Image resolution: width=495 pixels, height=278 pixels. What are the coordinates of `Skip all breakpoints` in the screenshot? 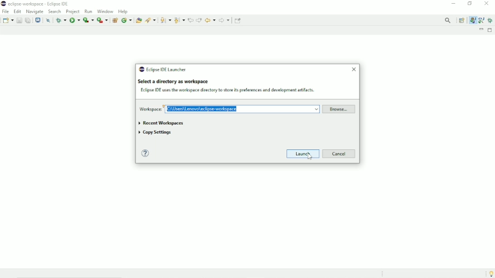 It's located at (48, 20).